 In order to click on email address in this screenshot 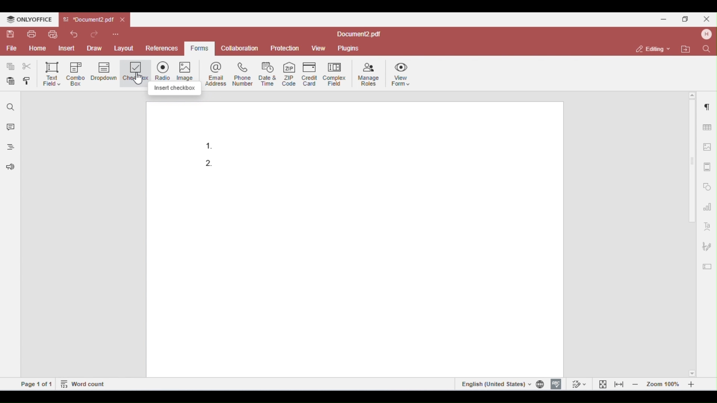, I will do `click(217, 74)`.